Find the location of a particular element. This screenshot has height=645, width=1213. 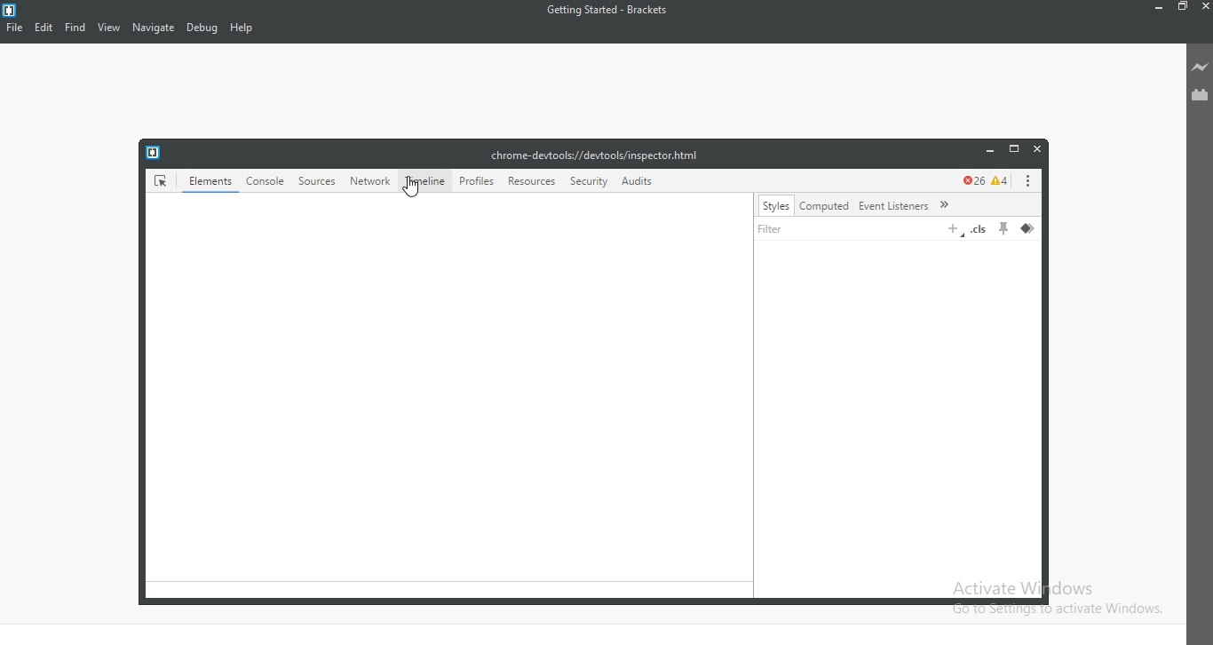

logo is located at coordinates (9, 12).